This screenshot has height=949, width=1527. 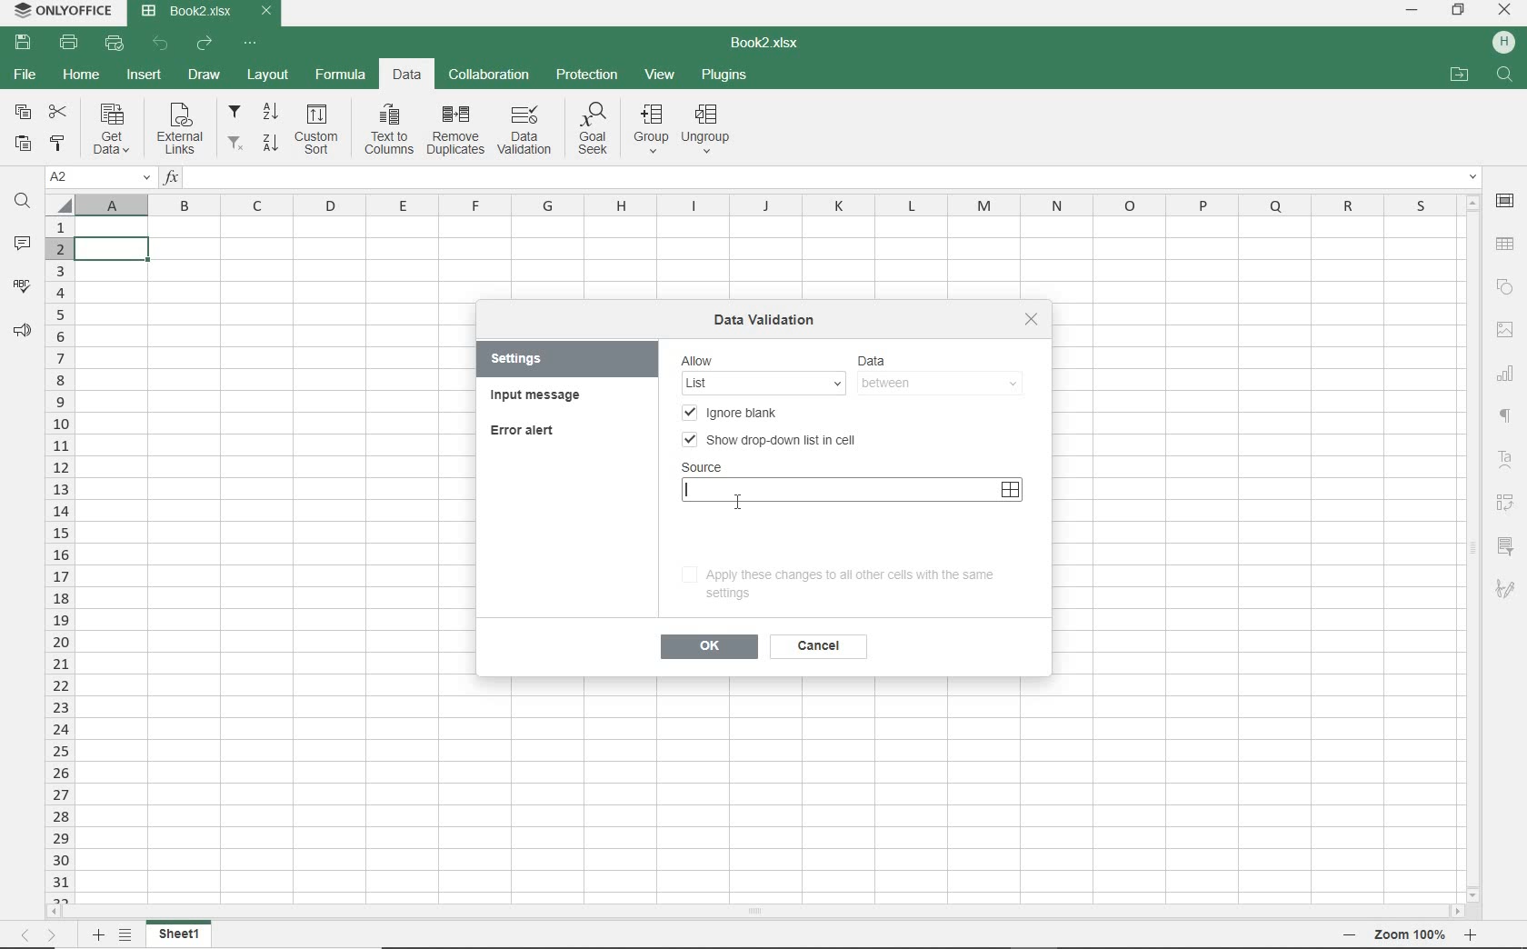 What do you see at coordinates (26, 144) in the screenshot?
I see `PASTE` at bounding box center [26, 144].